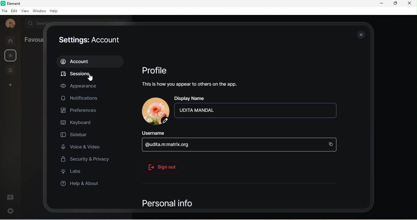 The width and height of the screenshot is (417, 220). Describe the element at coordinates (157, 133) in the screenshot. I see `username` at that location.